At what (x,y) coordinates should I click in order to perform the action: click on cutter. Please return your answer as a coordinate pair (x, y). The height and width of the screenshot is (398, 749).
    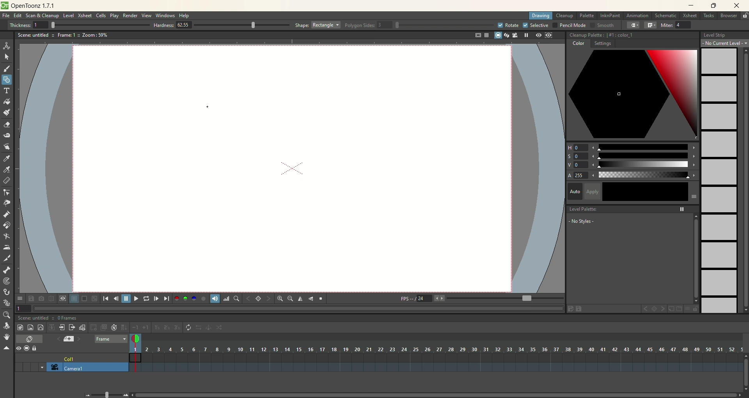
    Looking at the image, I should click on (8, 258).